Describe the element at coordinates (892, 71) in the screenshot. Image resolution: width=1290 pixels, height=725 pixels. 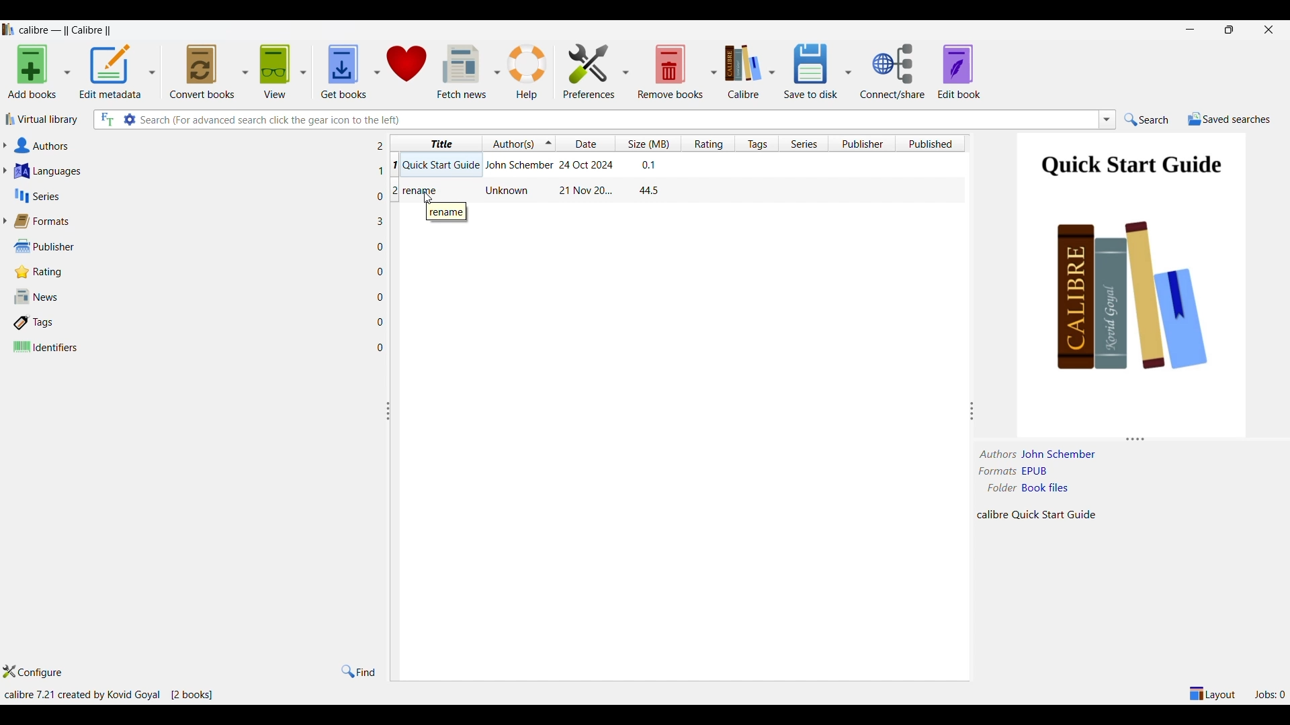
I see `Connect/Share` at that location.